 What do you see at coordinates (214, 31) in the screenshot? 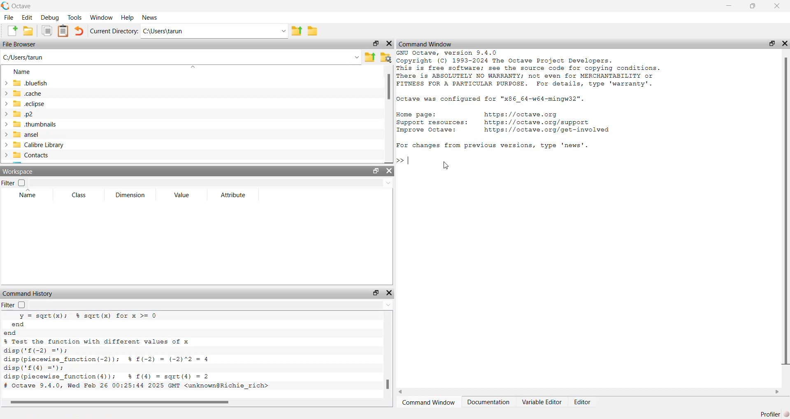
I see `C:/users/tarun` at bounding box center [214, 31].